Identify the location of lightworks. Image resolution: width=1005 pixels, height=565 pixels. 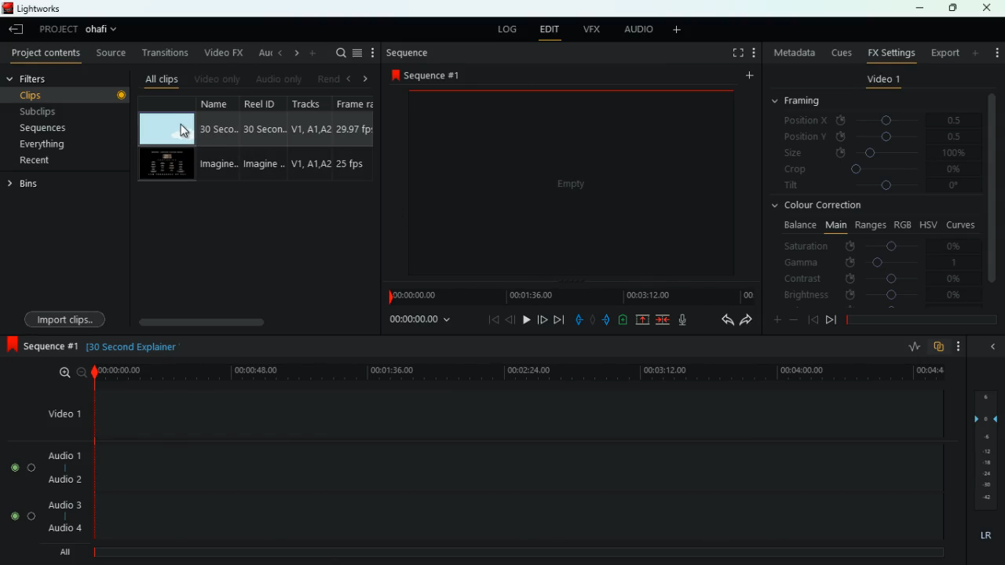
(33, 8).